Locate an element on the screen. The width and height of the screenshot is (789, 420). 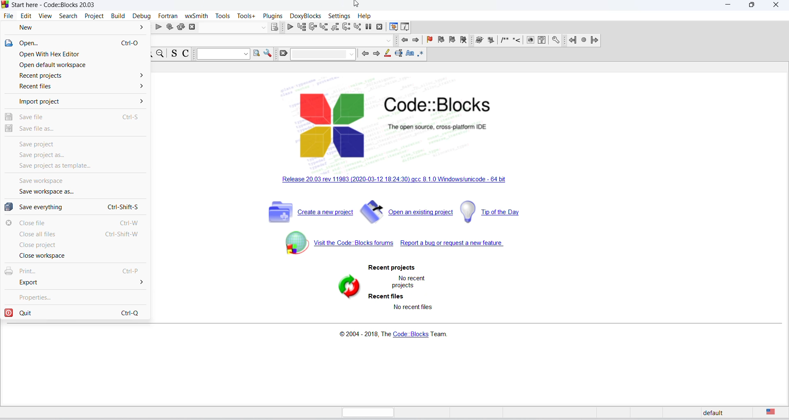
tools is located at coordinates (223, 16).